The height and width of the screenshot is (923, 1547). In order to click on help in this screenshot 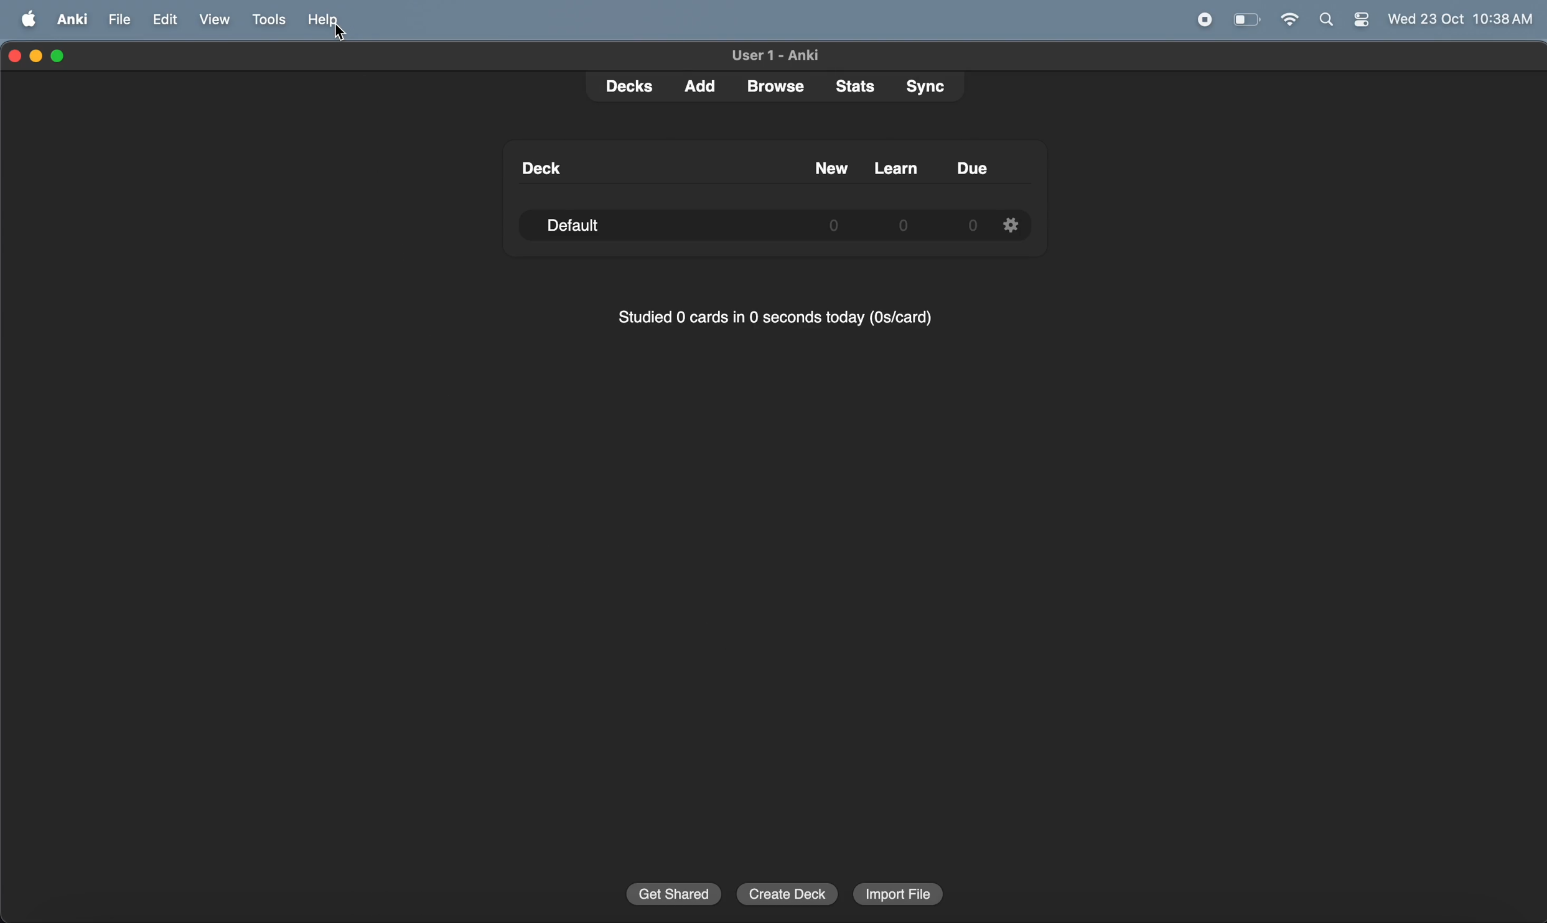, I will do `click(329, 21)`.